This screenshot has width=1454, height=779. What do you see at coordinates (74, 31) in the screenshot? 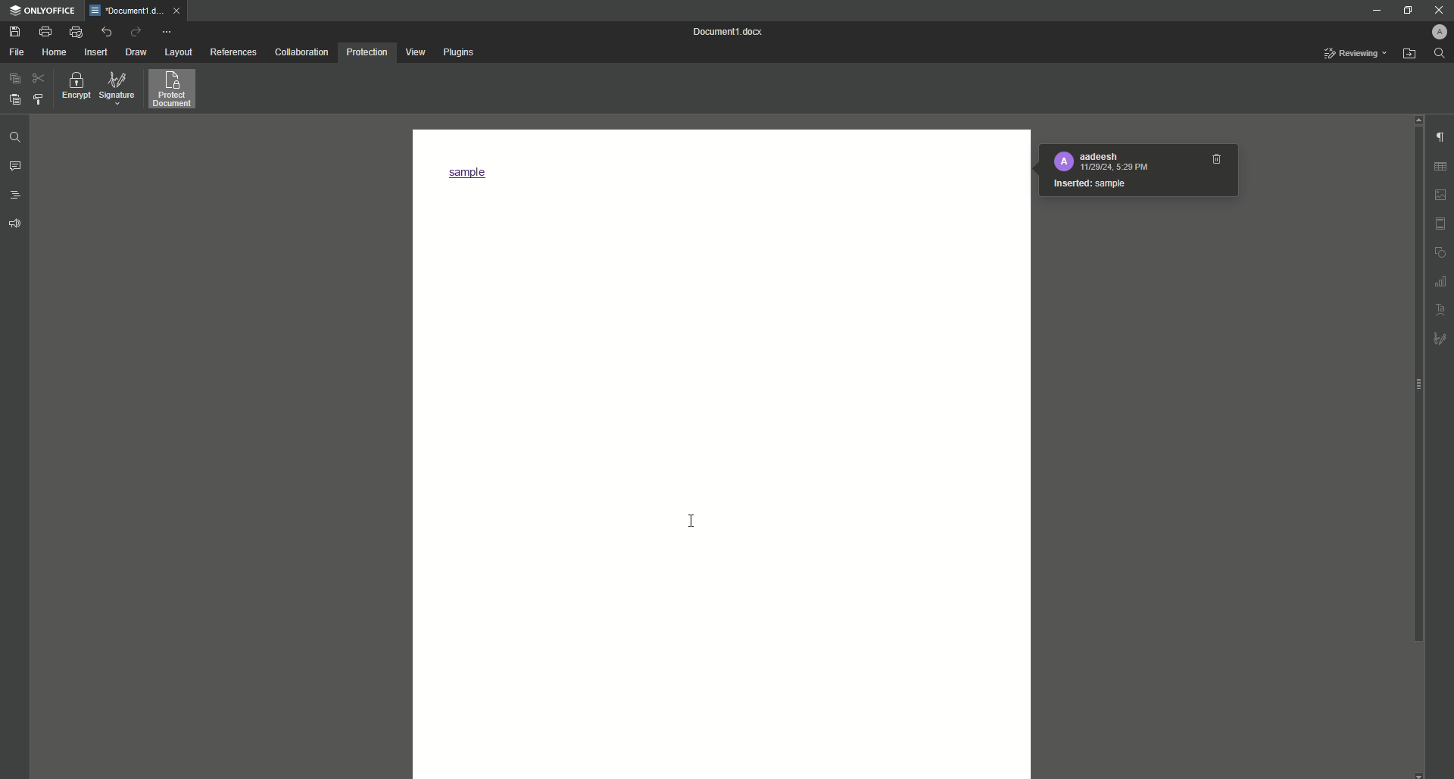
I see `Quick print` at bounding box center [74, 31].